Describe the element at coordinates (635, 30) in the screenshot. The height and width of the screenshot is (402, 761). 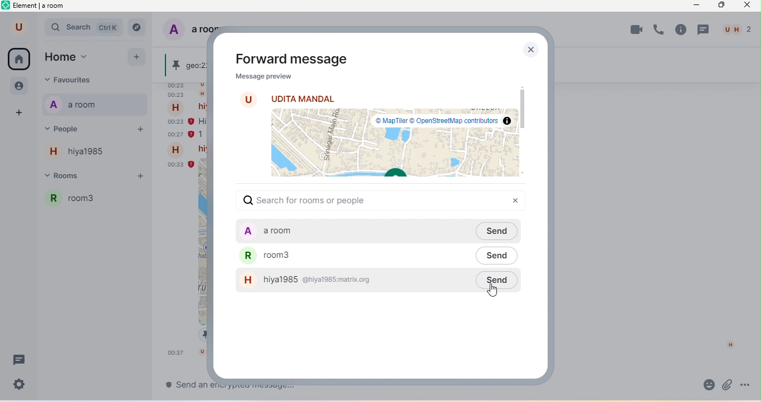
I see `video call` at that location.